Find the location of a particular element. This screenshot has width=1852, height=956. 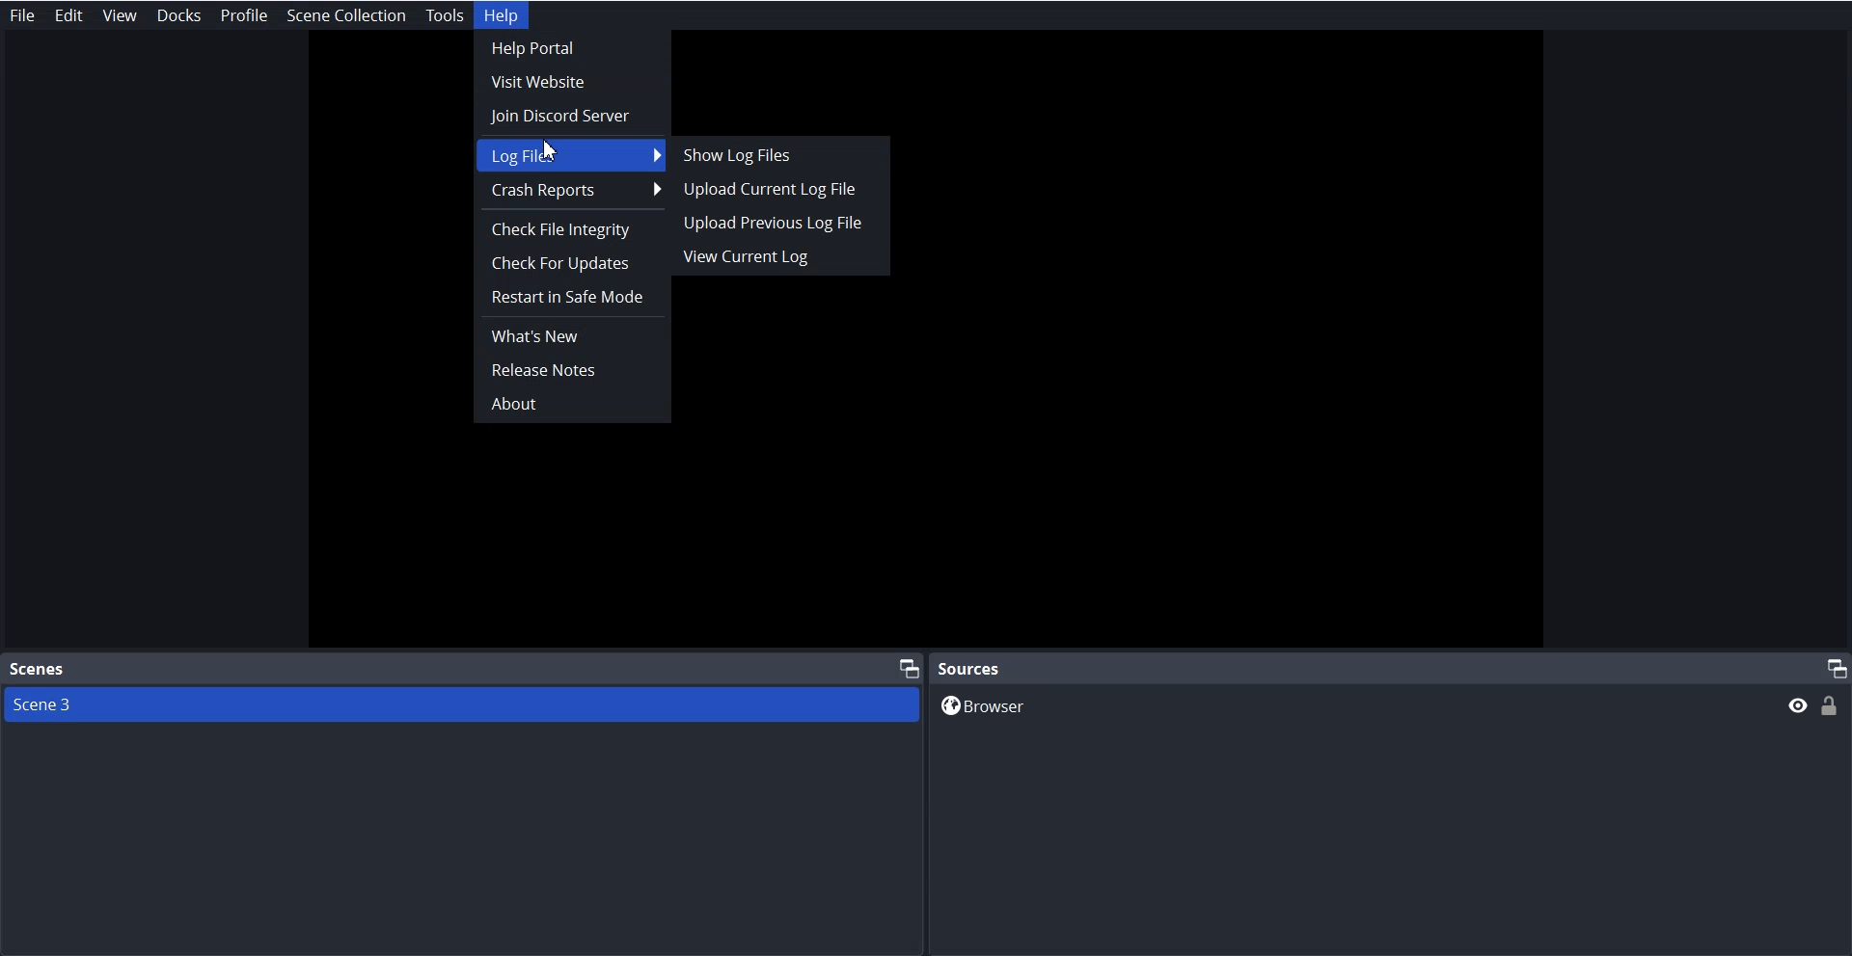

Upload Previous Log File is located at coordinates (774, 225).